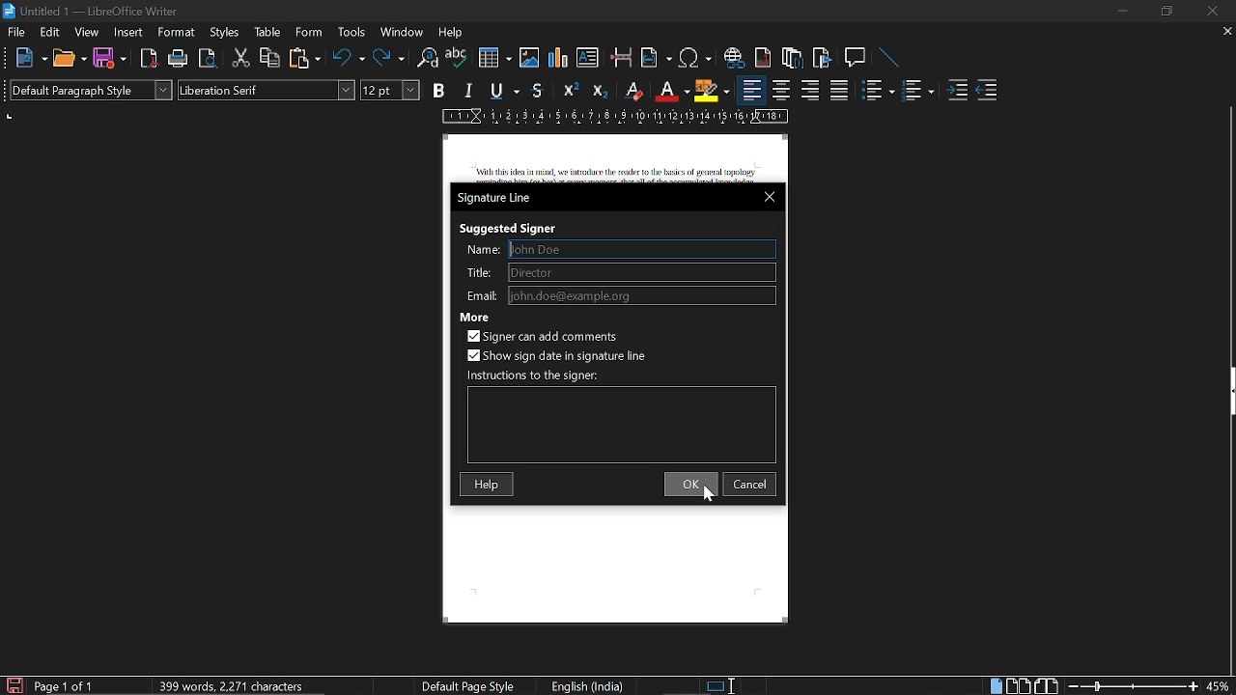 The height and width of the screenshot is (695, 1236). Describe the element at coordinates (1228, 393) in the screenshot. I see `sidebar view` at that location.